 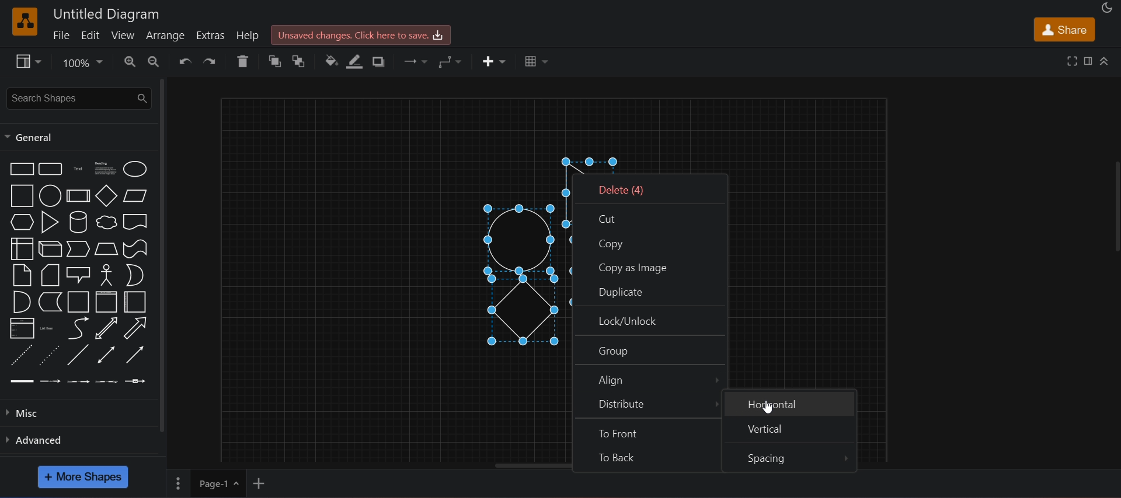 I want to click on triangle, so click(x=50, y=222).